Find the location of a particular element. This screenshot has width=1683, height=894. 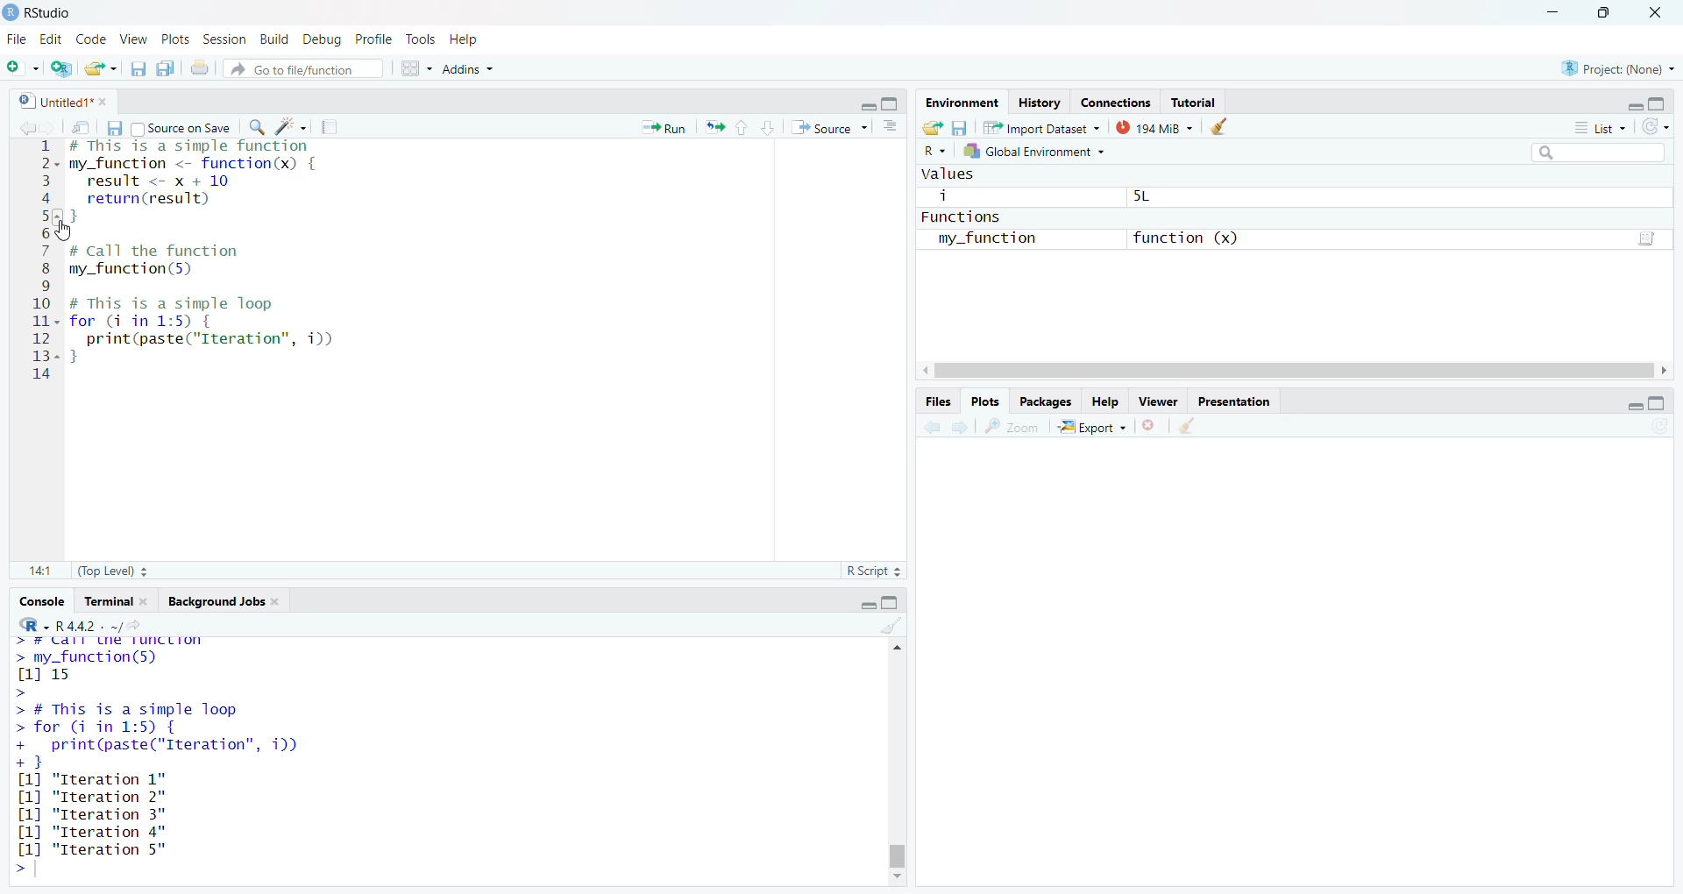

view a larger version of the plot in new window is located at coordinates (1017, 427).